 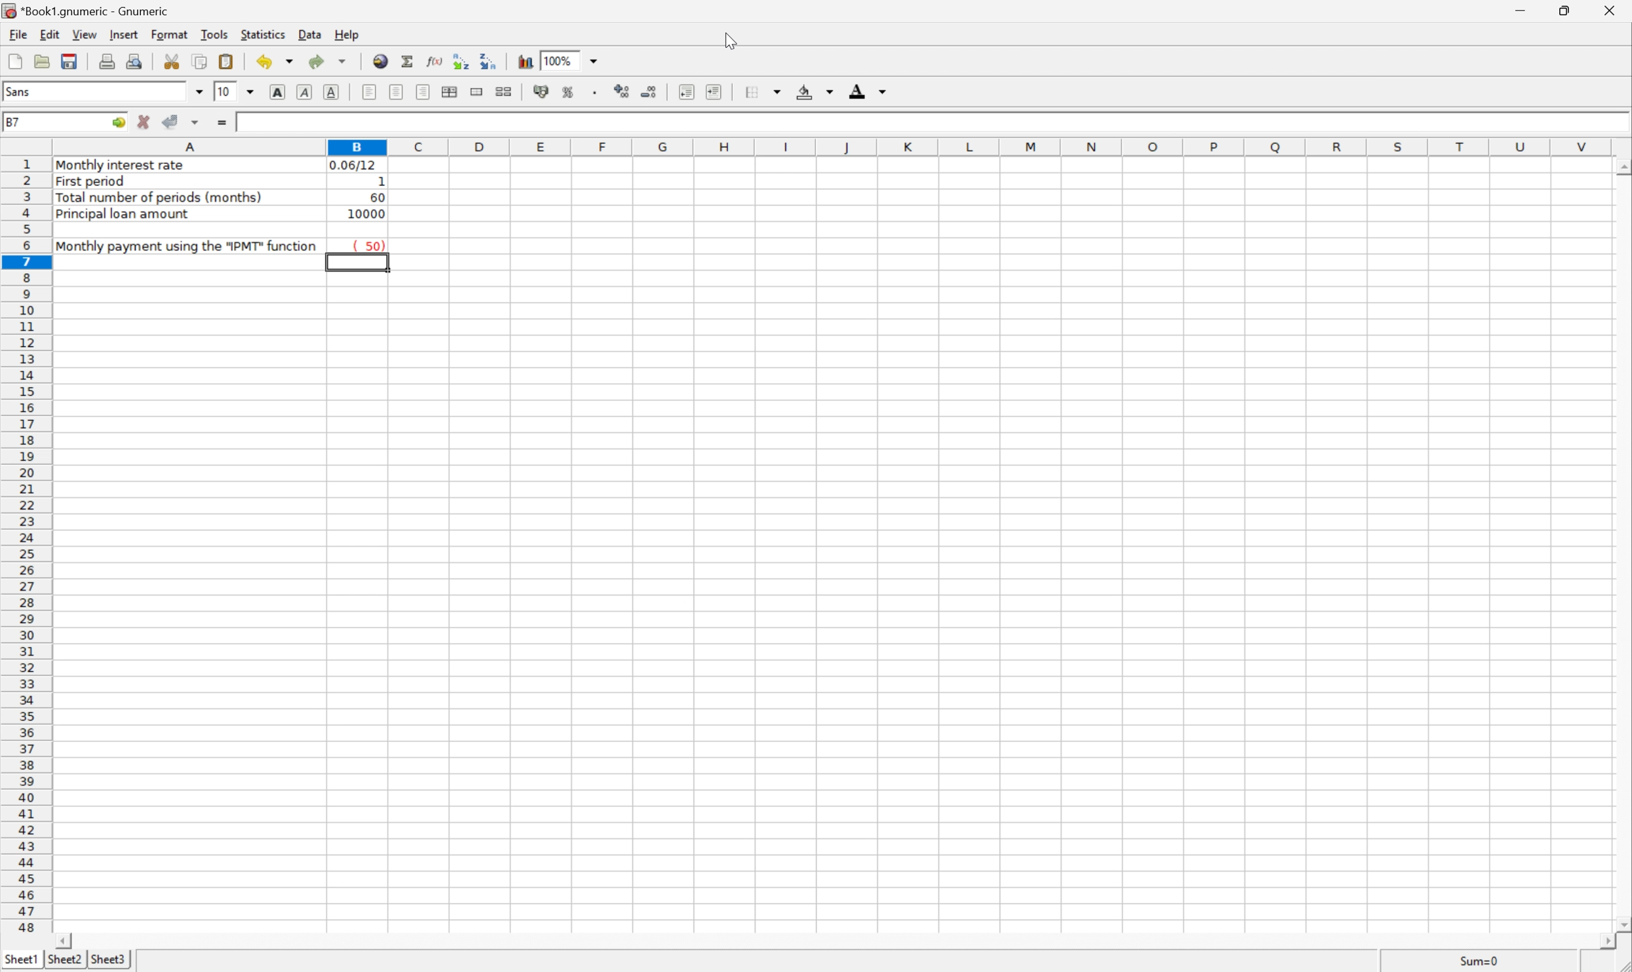 What do you see at coordinates (143, 121) in the screenshot?
I see `Cancel changes` at bounding box center [143, 121].